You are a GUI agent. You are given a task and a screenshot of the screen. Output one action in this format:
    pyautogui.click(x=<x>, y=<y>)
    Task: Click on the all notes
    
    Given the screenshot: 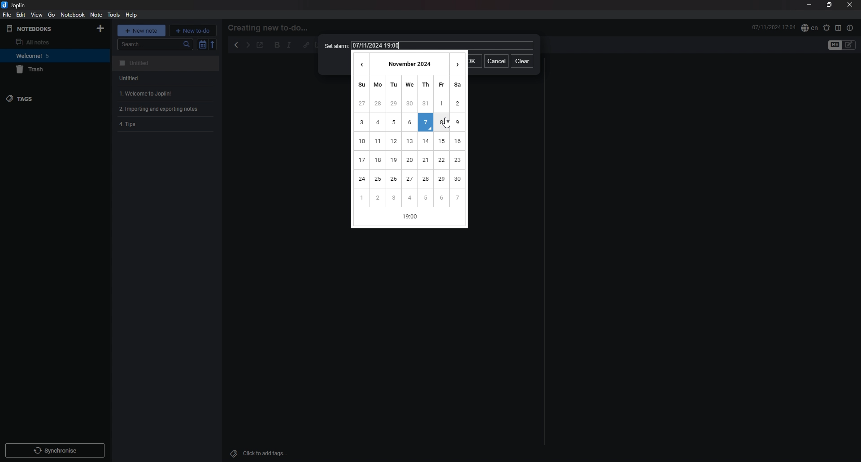 What is the action you would take?
    pyautogui.click(x=48, y=42)
    